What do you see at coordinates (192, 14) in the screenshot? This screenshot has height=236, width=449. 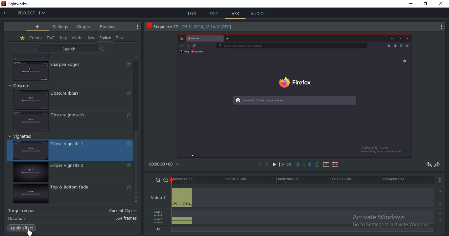 I see `log` at bounding box center [192, 14].